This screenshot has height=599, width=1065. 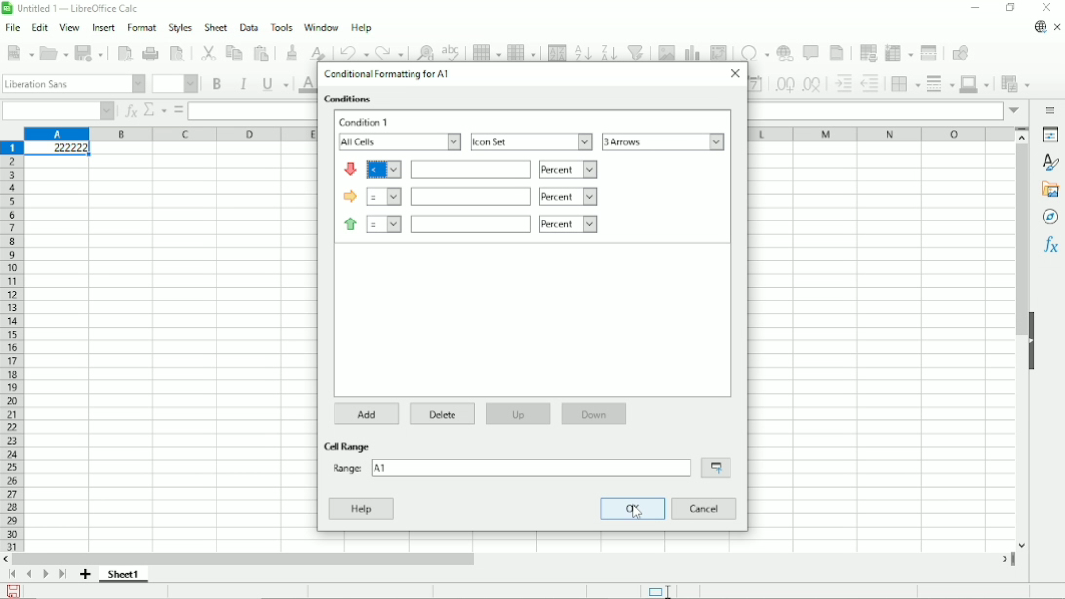 I want to click on Down, so click(x=594, y=414).